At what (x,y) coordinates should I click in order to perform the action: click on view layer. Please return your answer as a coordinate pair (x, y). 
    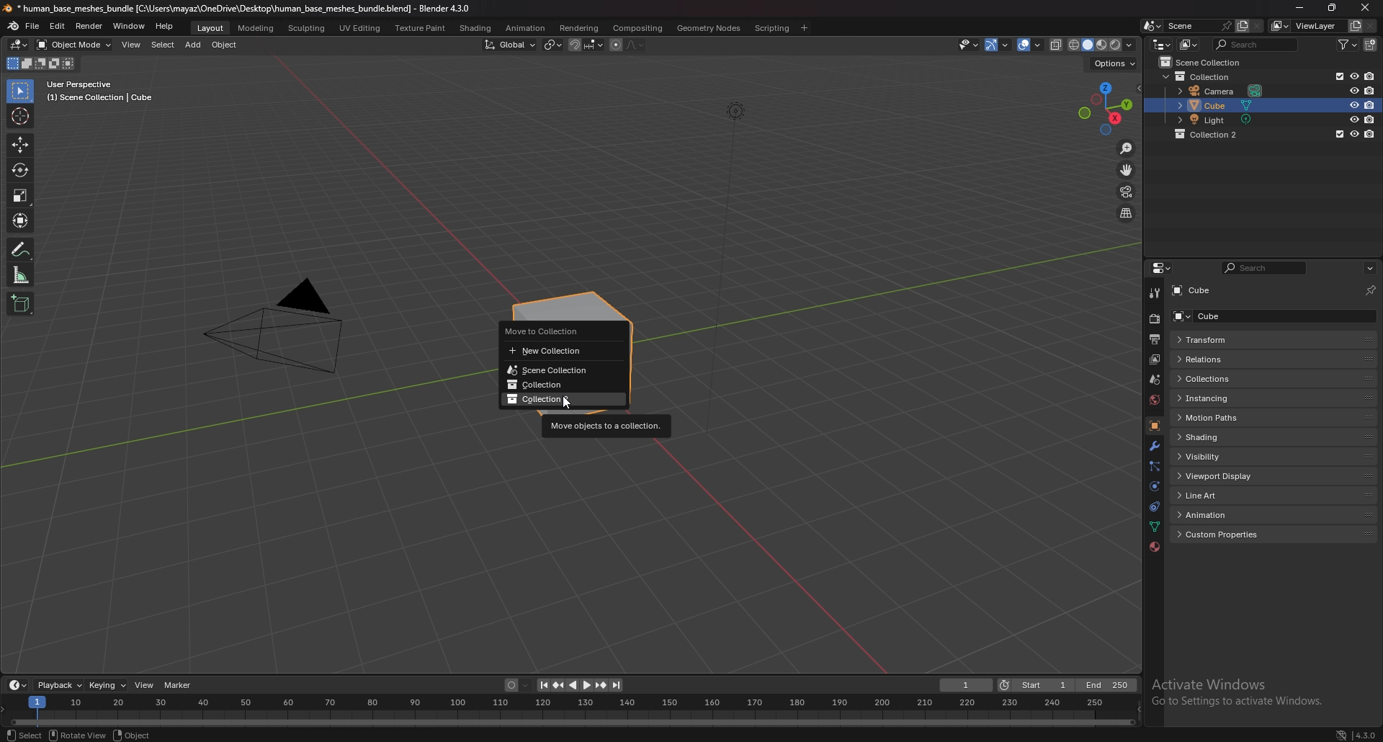
    Looking at the image, I should click on (1154, 359).